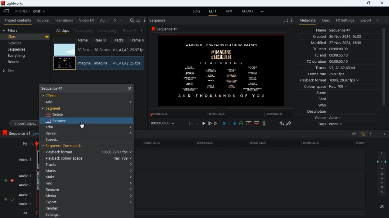 The image size is (389, 218). I want to click on search, so click(132, 20).